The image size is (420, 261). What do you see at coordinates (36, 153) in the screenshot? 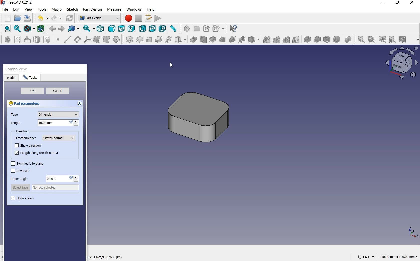
I see `length along sketch normal` at bounding box center [36, 153].